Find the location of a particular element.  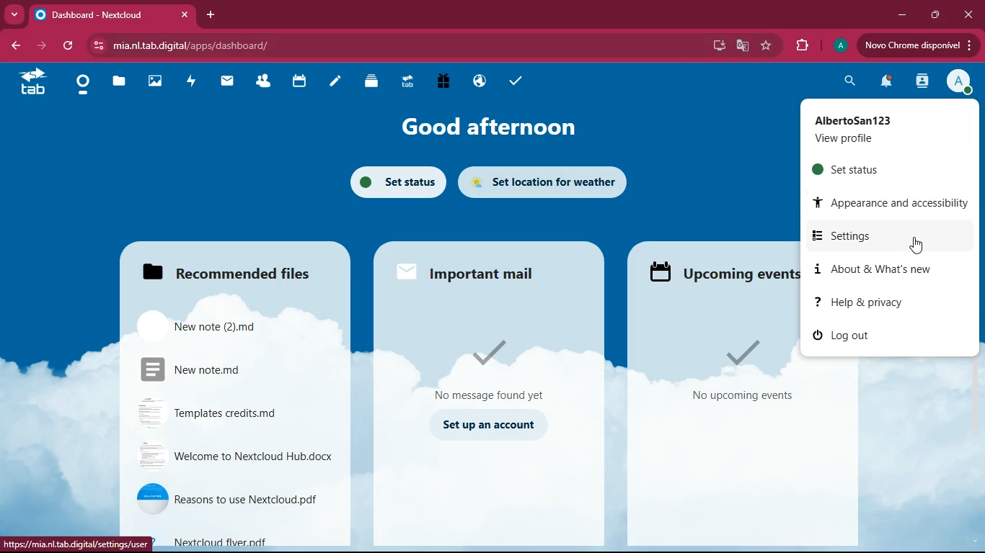

activity is located at coordinates (924, 81).